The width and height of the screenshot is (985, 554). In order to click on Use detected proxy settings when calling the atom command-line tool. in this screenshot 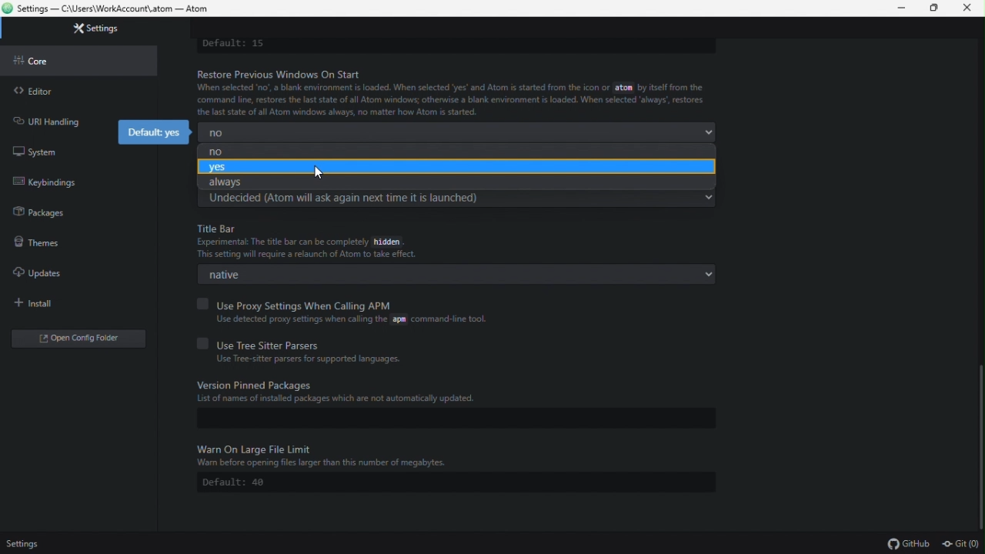, I will do `click(344, 319)`.